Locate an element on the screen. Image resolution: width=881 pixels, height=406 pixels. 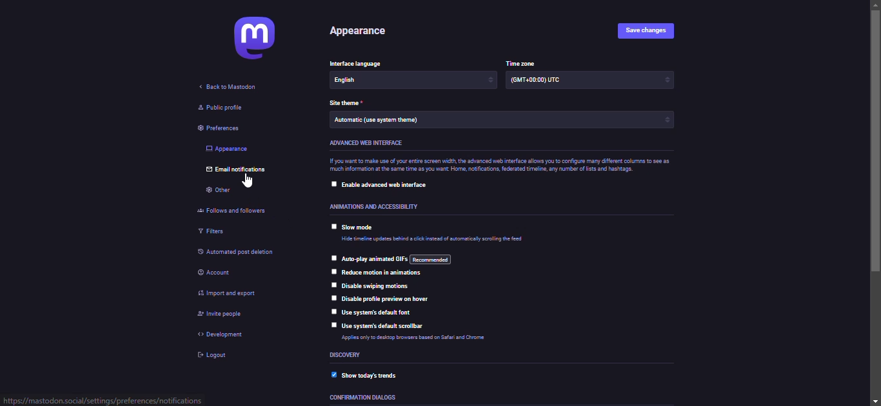
appearance is located at coordinates (230, 150).